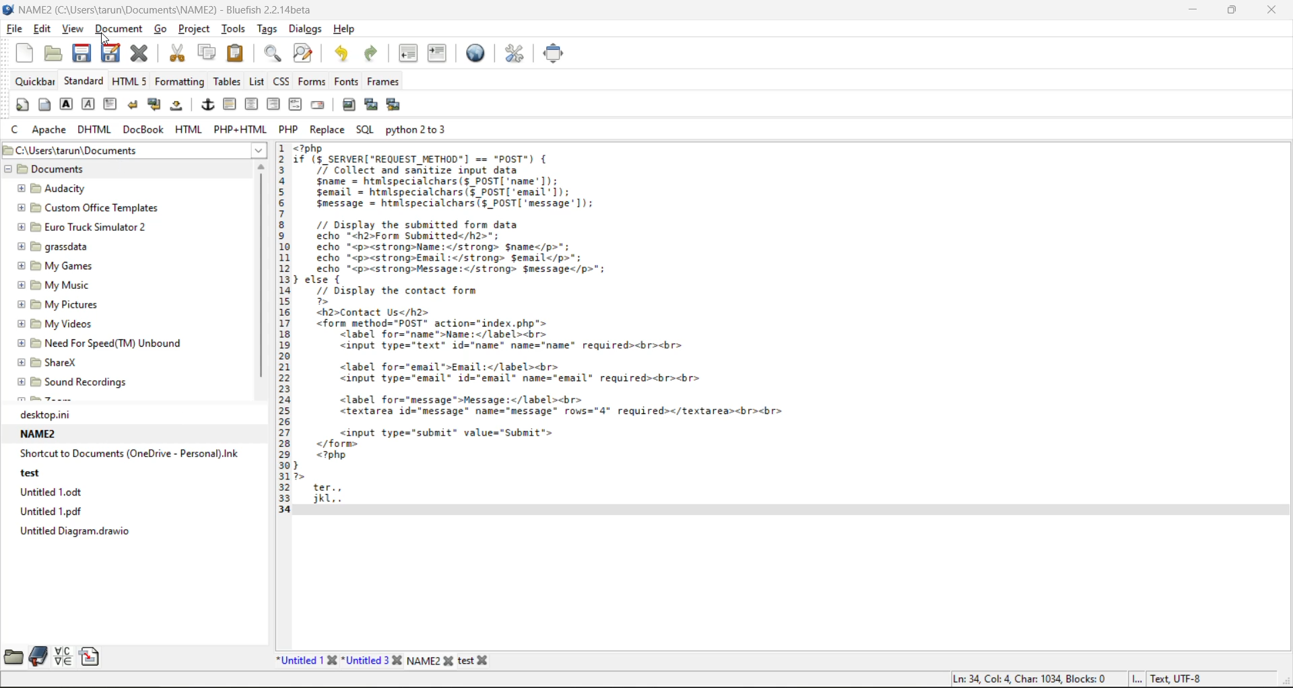 Image resolution: width=1293 pixels, height=688 pixels. I want to click on forms, so click(312, 81).